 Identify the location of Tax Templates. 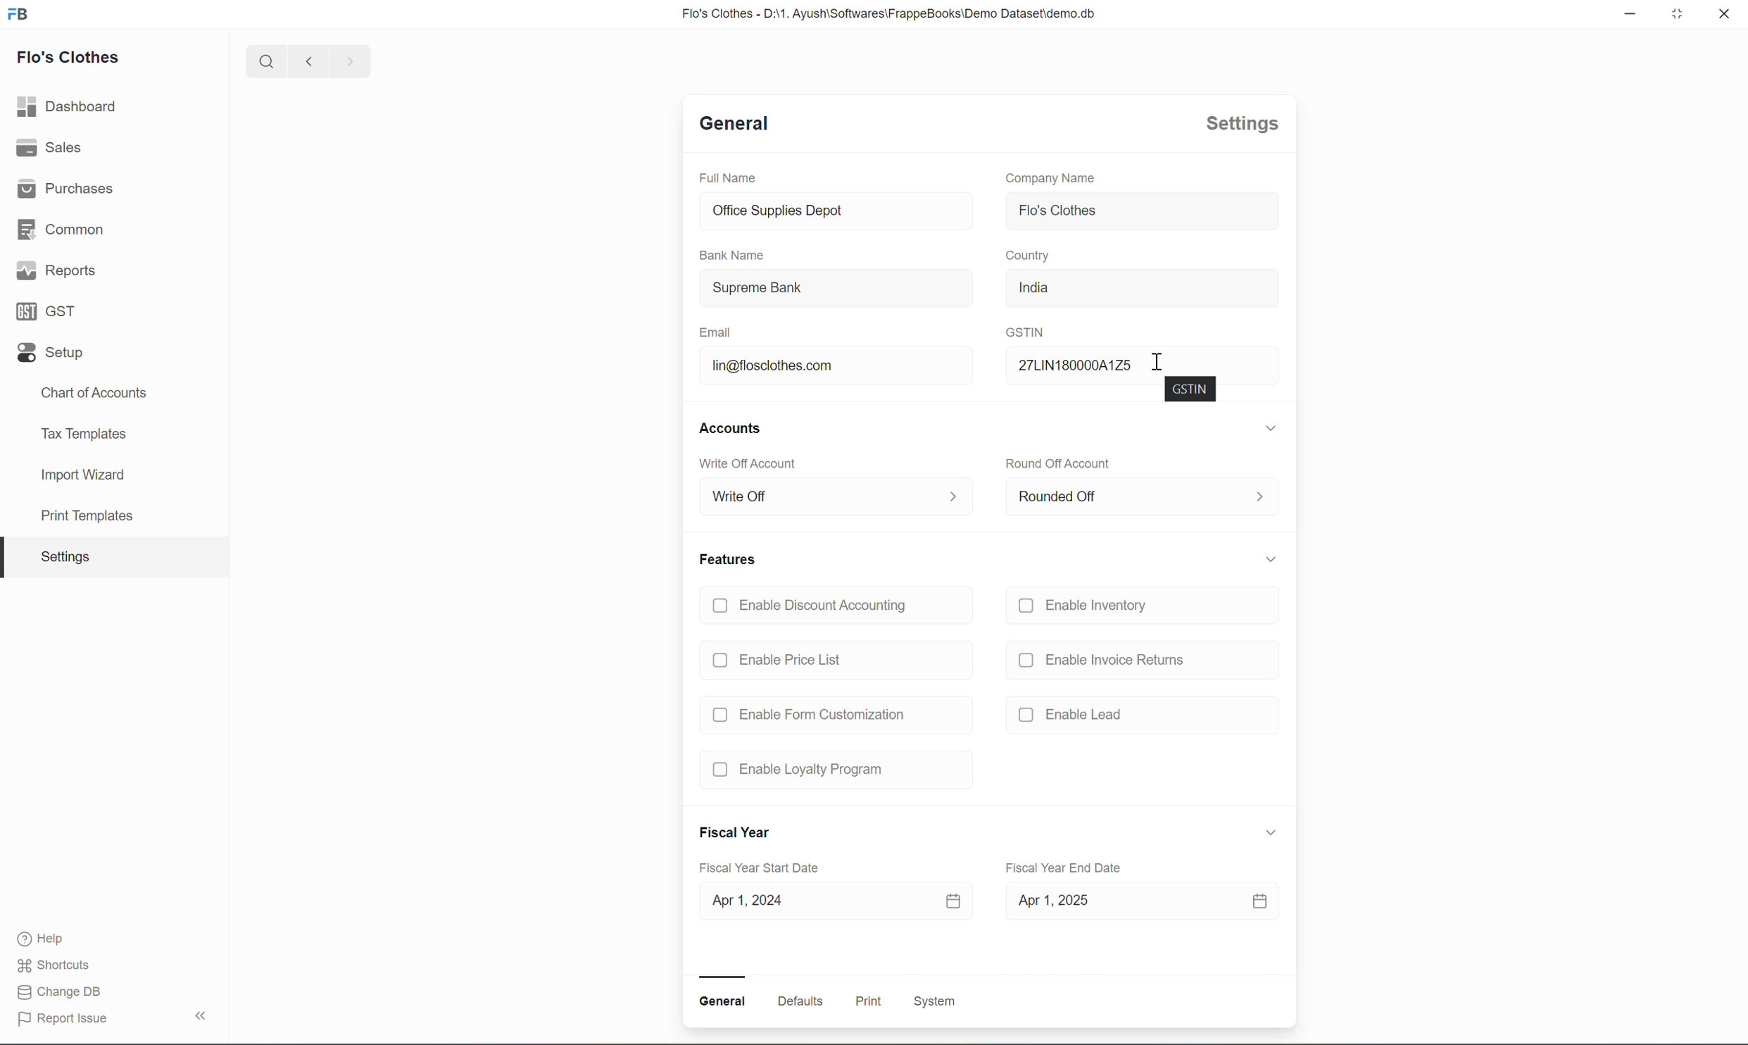
(83, 435).